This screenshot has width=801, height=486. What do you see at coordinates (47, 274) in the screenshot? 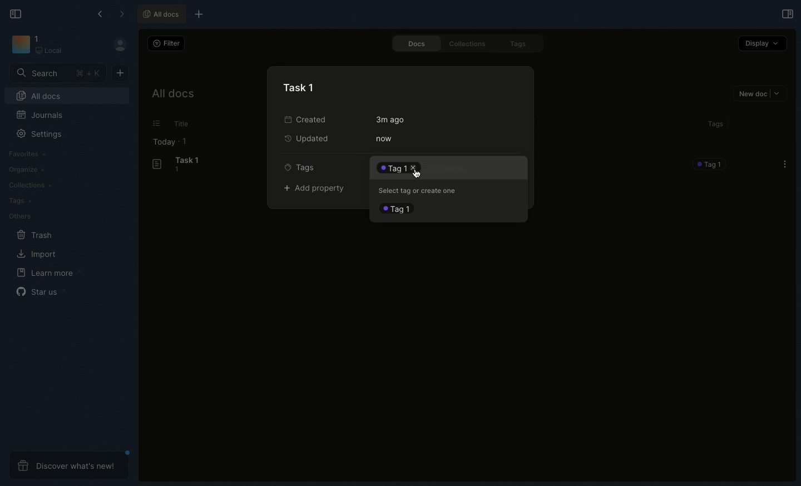
I see `Learn more` at bounding box center [47, 274].